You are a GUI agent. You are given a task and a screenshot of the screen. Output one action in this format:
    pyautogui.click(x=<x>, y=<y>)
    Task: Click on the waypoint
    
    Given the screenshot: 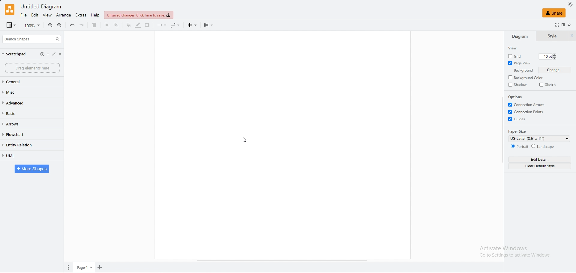 What is the action you would take?
    pyautogui.click(x=176, y=25)
    